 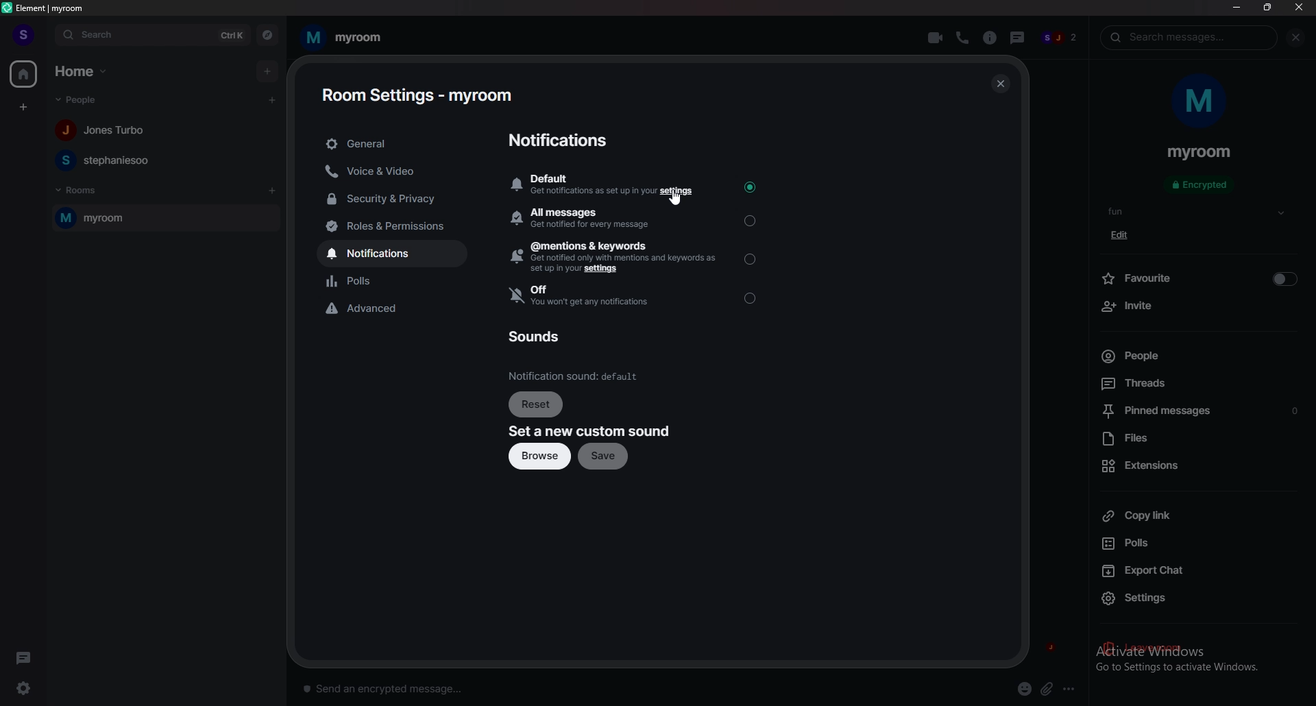 What do you see at coordinates (400, 310) in the screenshot?
I see `advanced` at bounding box center [400, 310].